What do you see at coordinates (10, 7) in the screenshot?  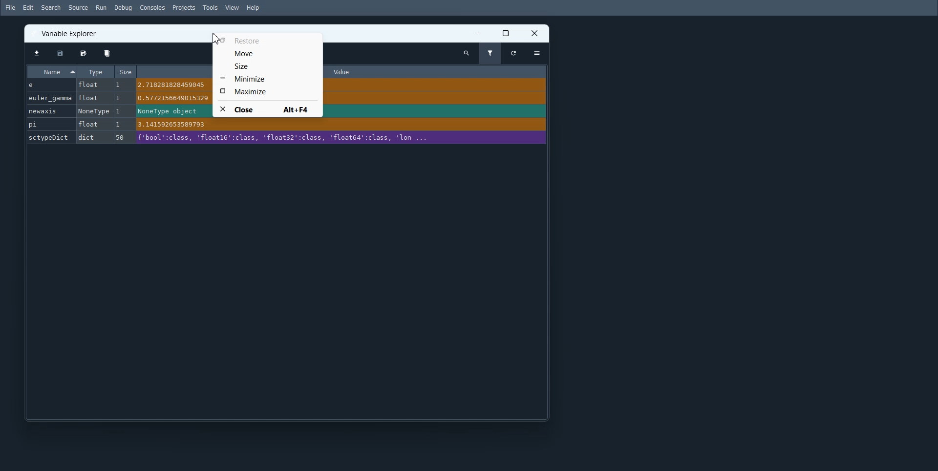 I see `File` at bounding box center [10, 7].